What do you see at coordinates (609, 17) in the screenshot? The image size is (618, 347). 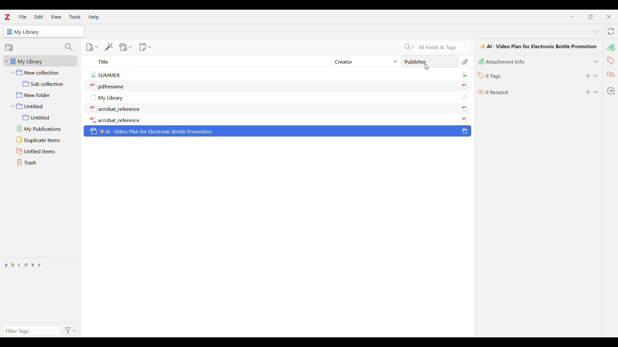 I see `Close interface` at bounding box center [609, 17].